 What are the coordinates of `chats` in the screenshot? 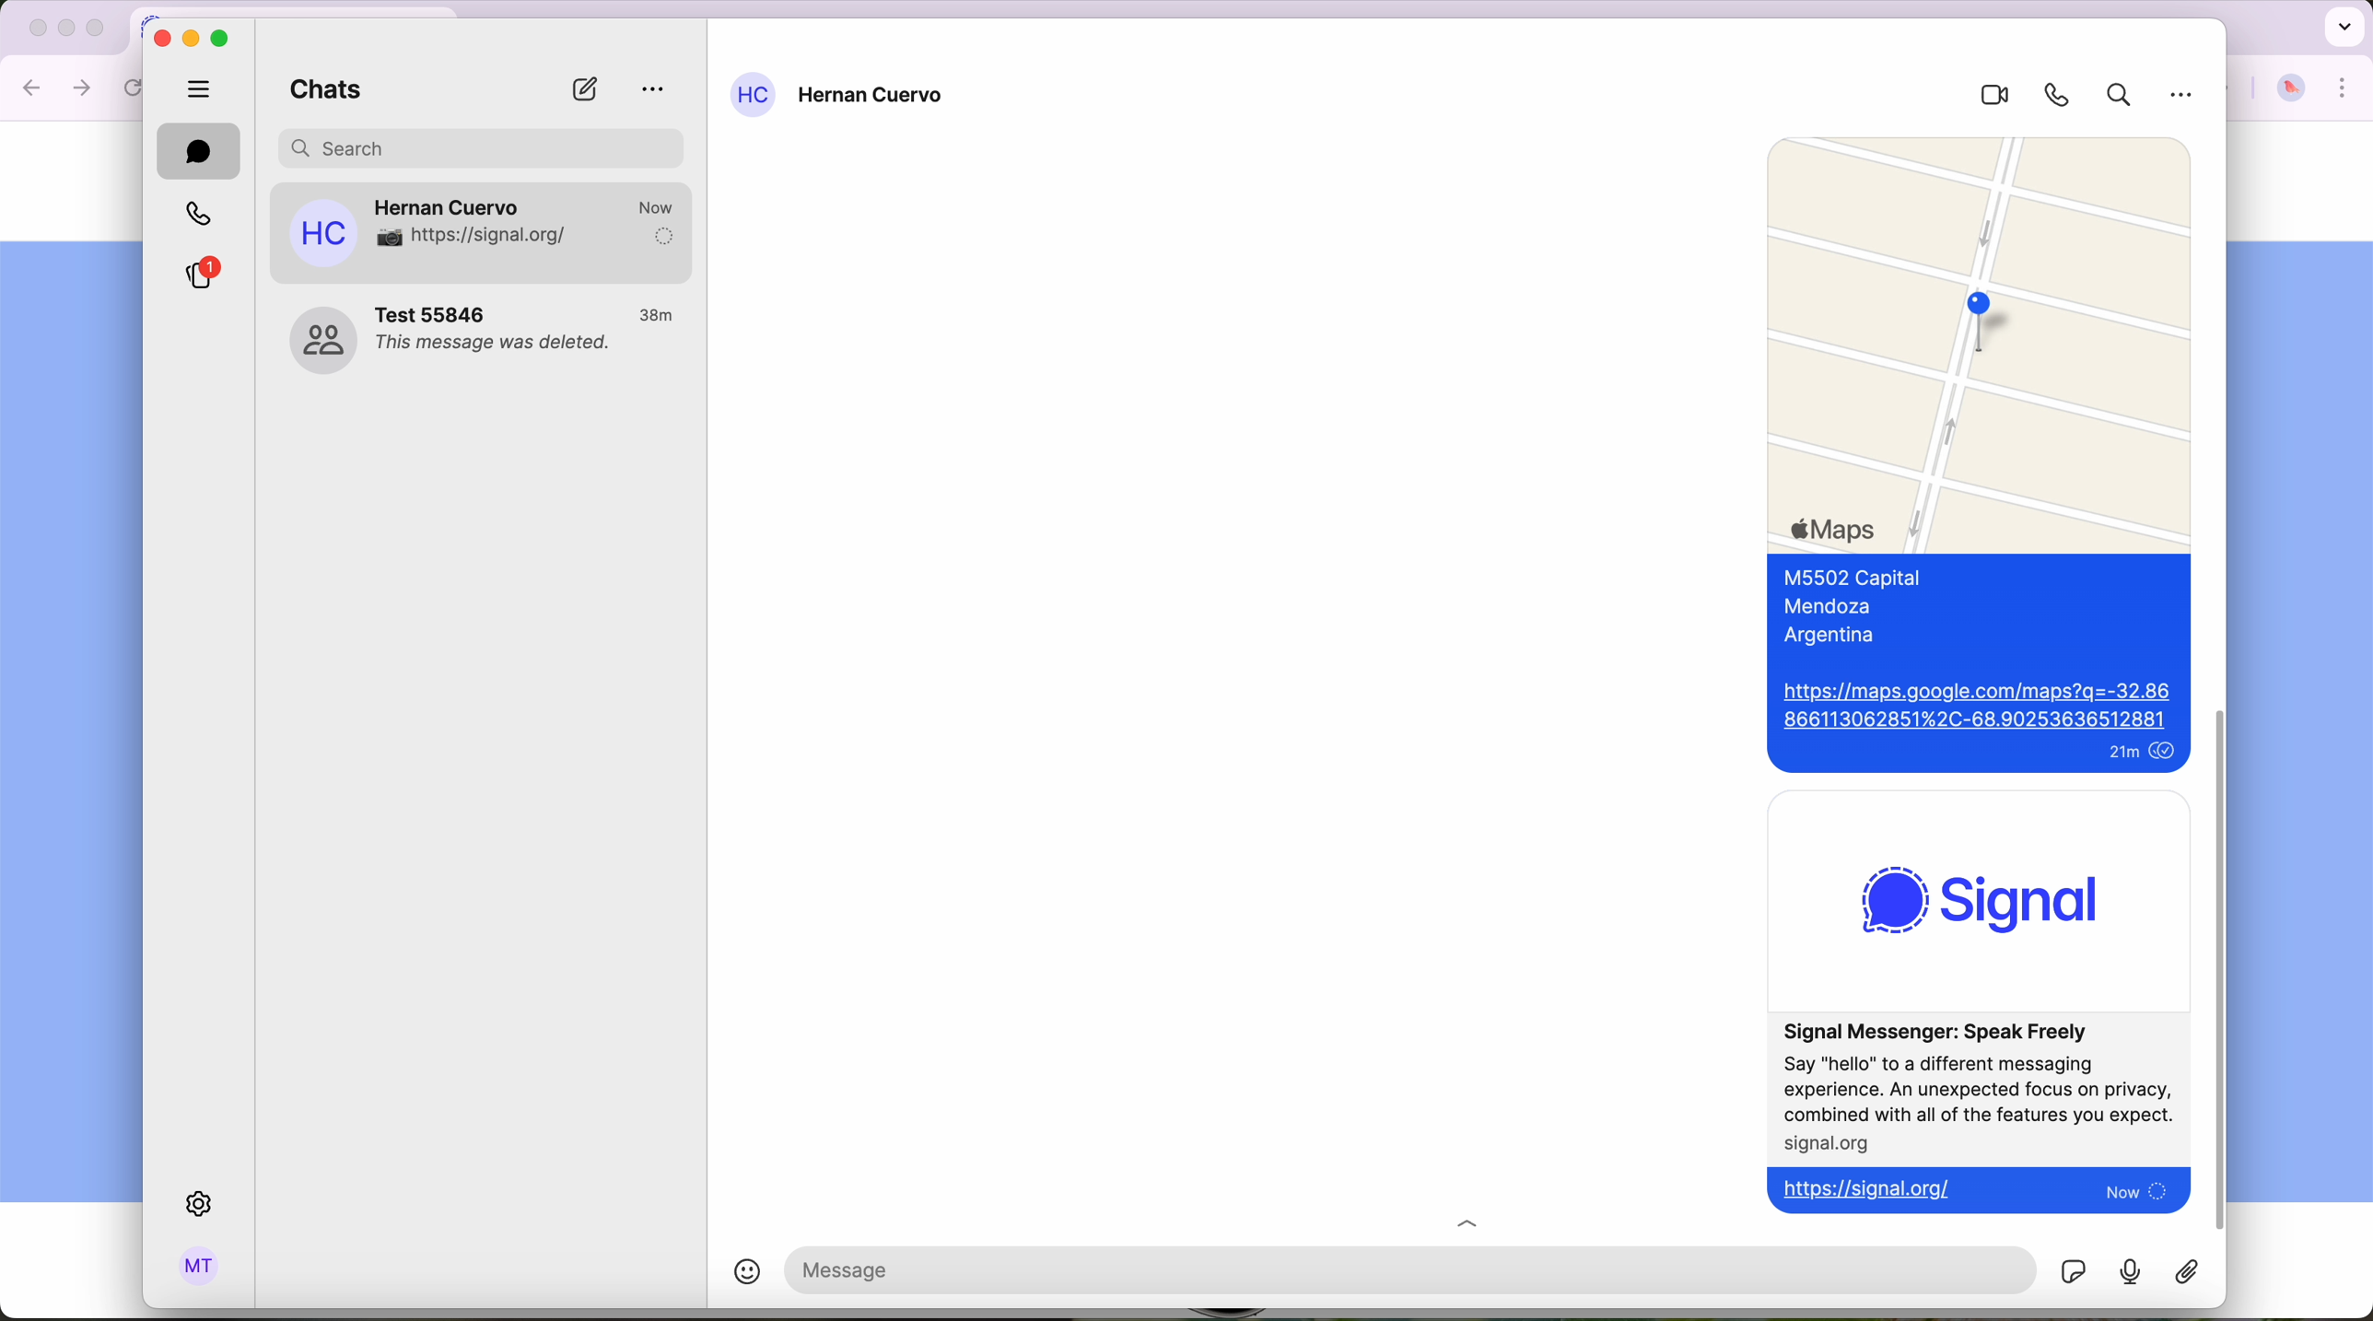 It's located at (319, 92).